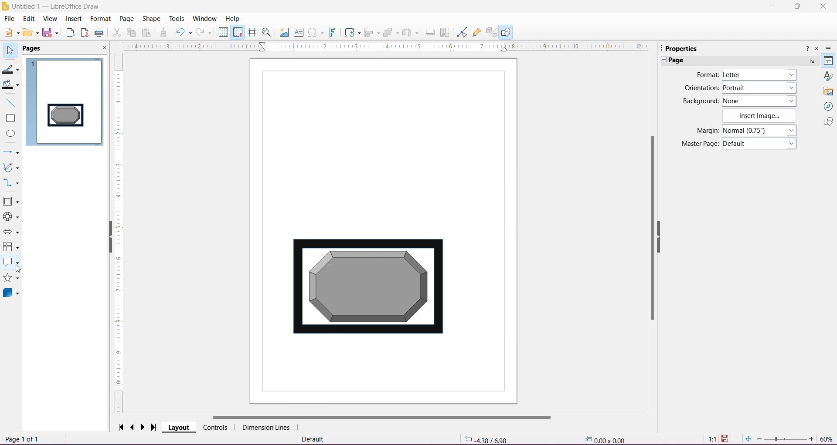  Describe the element at coordinates (151, 18) in the screenshot. I see `Shape` at that location.